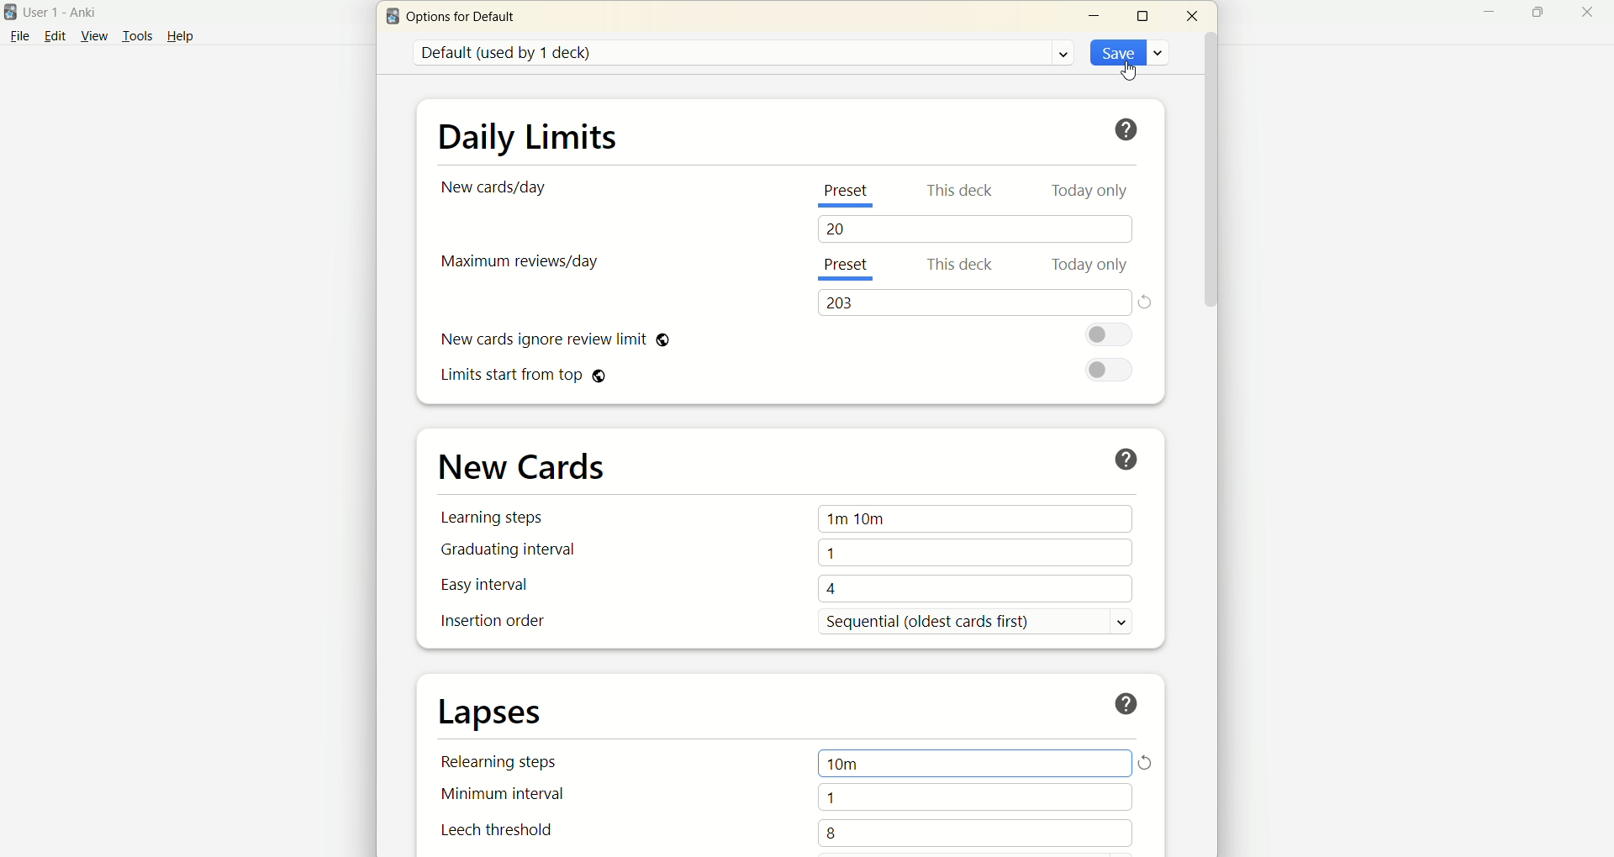 This screenshot has height=857, width=1614. I want to click on save, so click(1126, 50).